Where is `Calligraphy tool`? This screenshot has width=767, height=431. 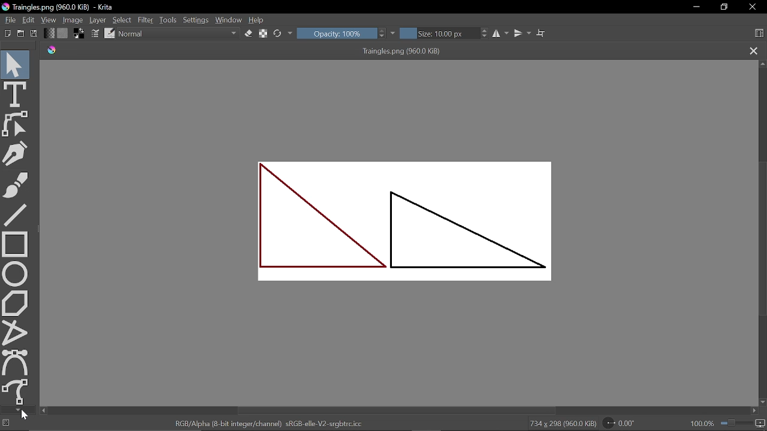
Calligraphy tool is located at coordinates (17, 153).